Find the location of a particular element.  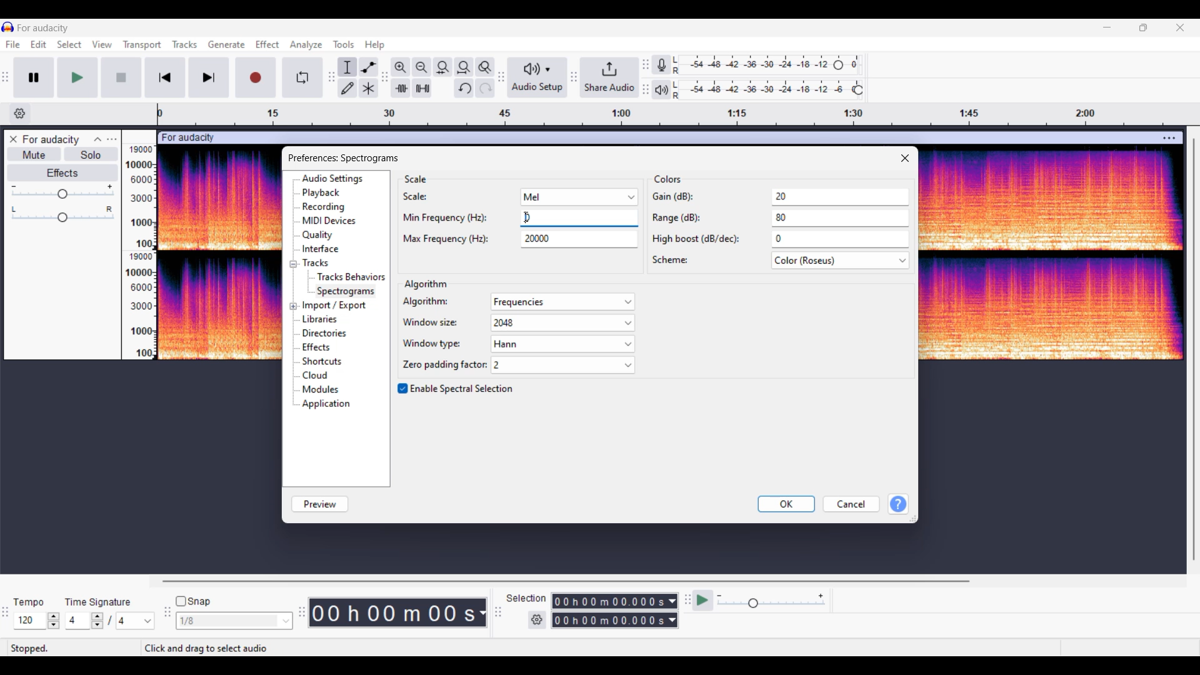

spectrogram is located at coordinates (347, 291).